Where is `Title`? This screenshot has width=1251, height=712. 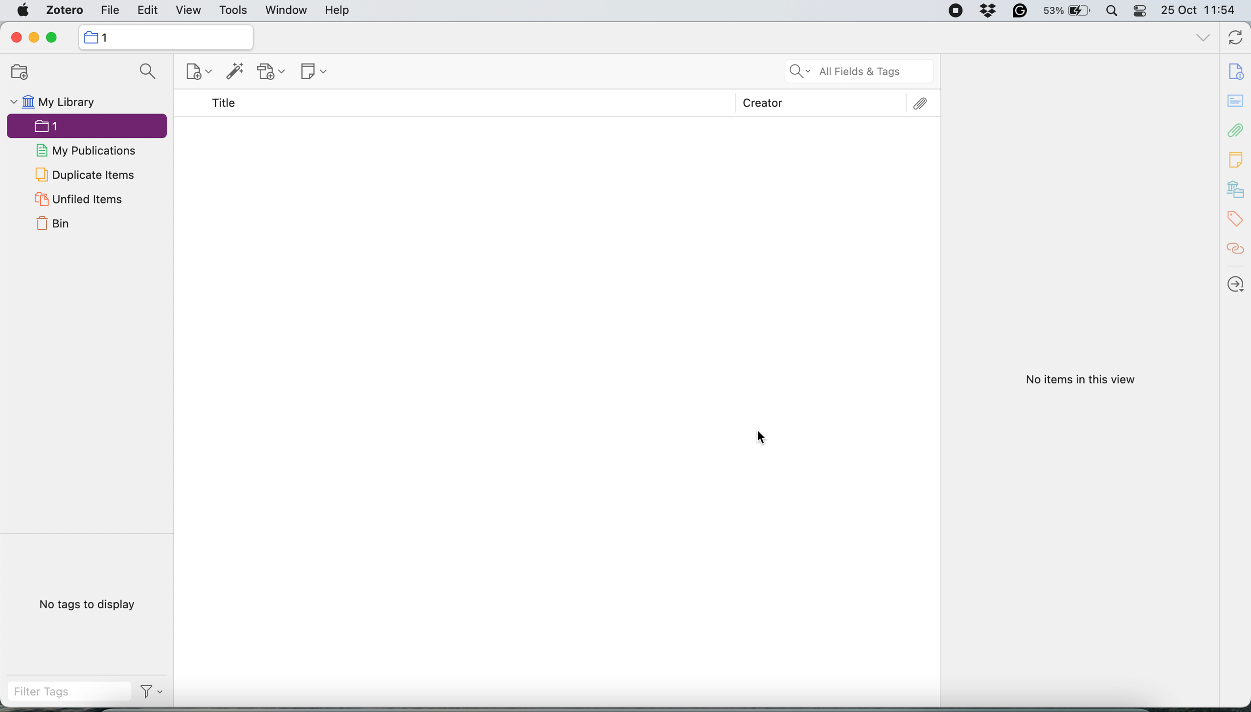
Title is located at coordinates (228, 104).